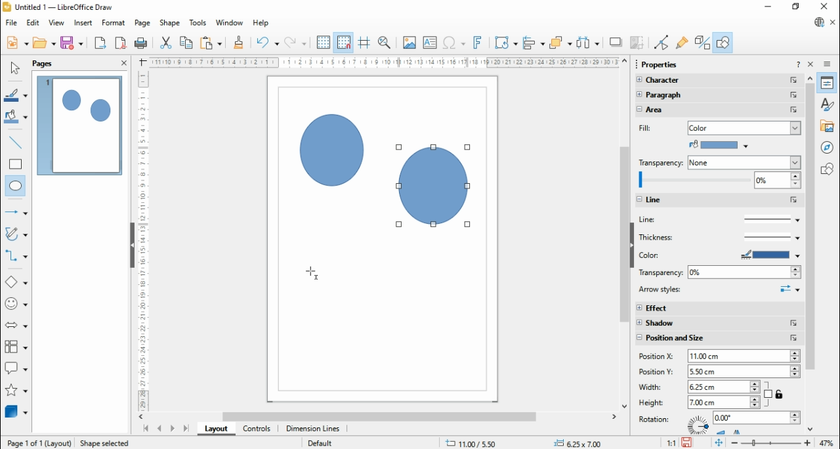  Describe the element at coordinates (829, 147) in the screenshot. I see `navigator` at that location.